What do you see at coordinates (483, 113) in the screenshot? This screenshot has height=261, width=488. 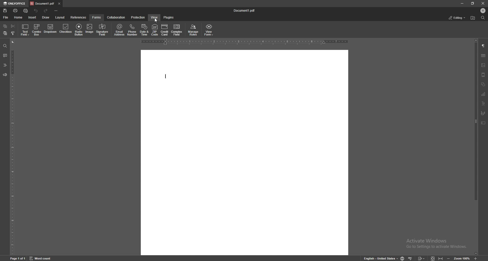 I see `signature field` at bounding box center [483, 113].